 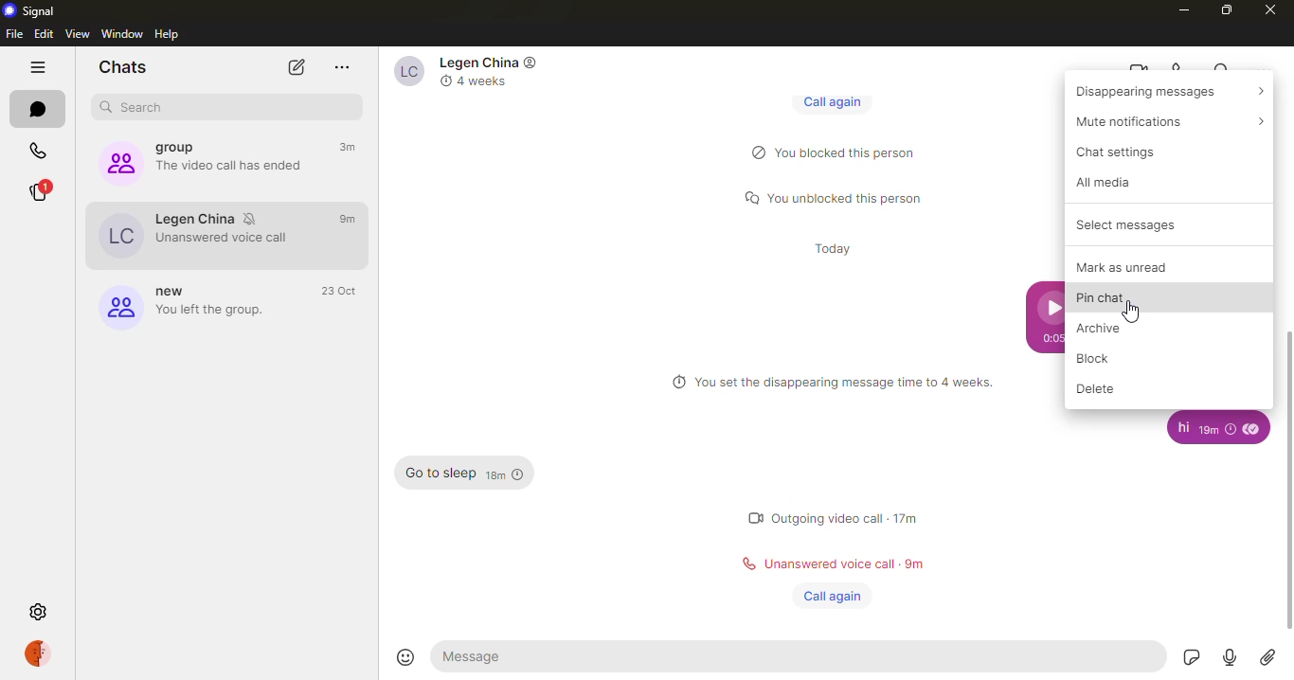 What do you see at coordinates (438, 474) in the screenshot?
I see `message` at bounding box center [438, 474].